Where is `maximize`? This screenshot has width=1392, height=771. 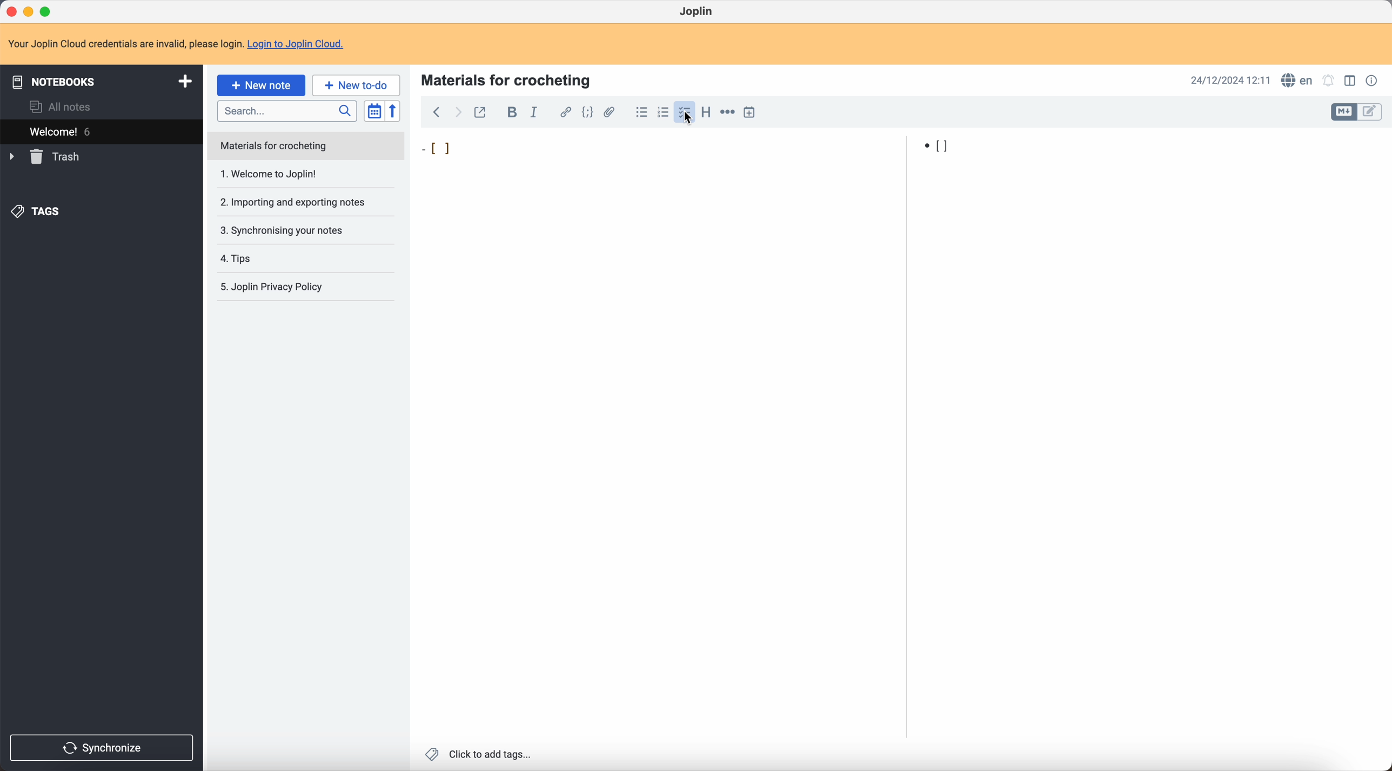
maximize is located at coordinates (48, 12).